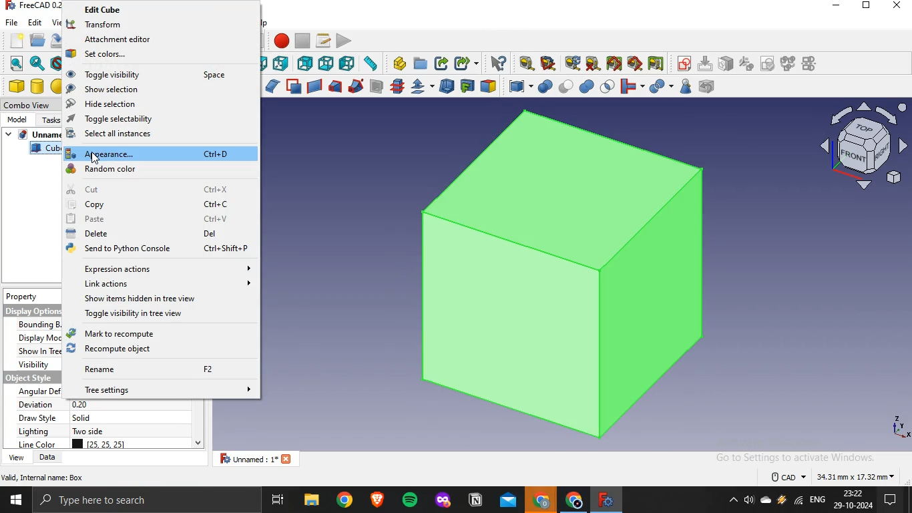  Describe the element at coordinates (16, 39) in the screenshot. I see `new file` at that location.